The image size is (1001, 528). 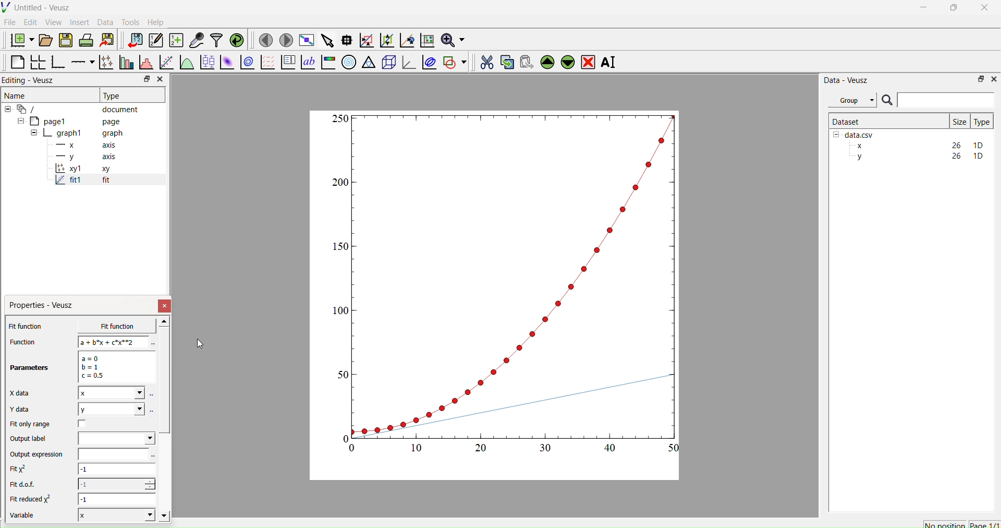 I want to click on Add an axis to plot, so click(x=80, y=61).